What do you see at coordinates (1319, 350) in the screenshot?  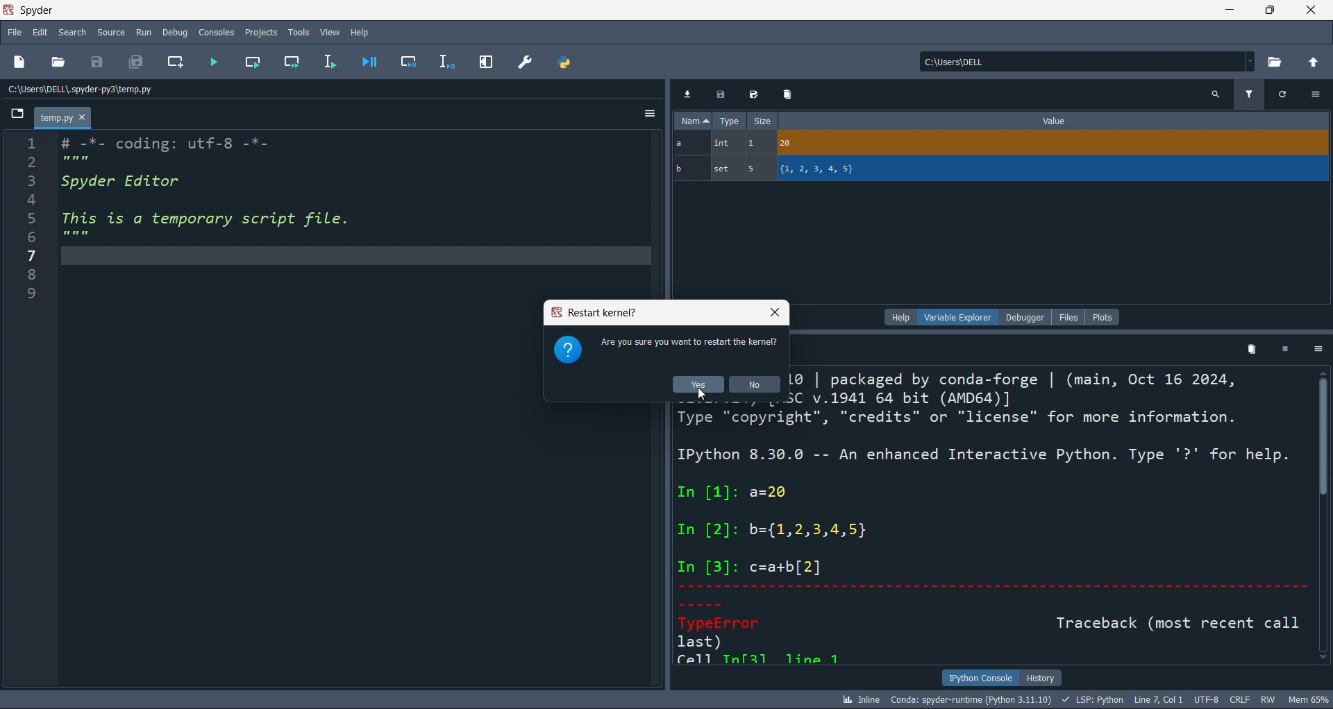 I see `more options` at bounding box center [1319, 350].